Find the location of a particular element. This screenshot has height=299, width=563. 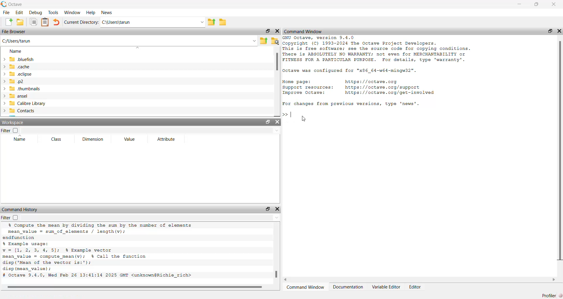

Class is located at coordinates (56, 139).